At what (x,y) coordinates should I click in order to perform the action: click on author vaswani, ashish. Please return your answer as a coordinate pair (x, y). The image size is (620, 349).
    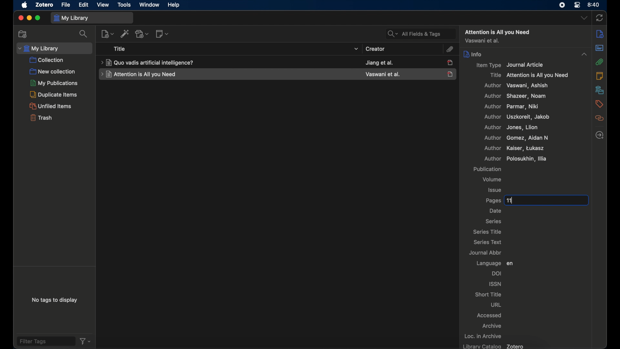
    Looking at the image, I should click on (516, 86).